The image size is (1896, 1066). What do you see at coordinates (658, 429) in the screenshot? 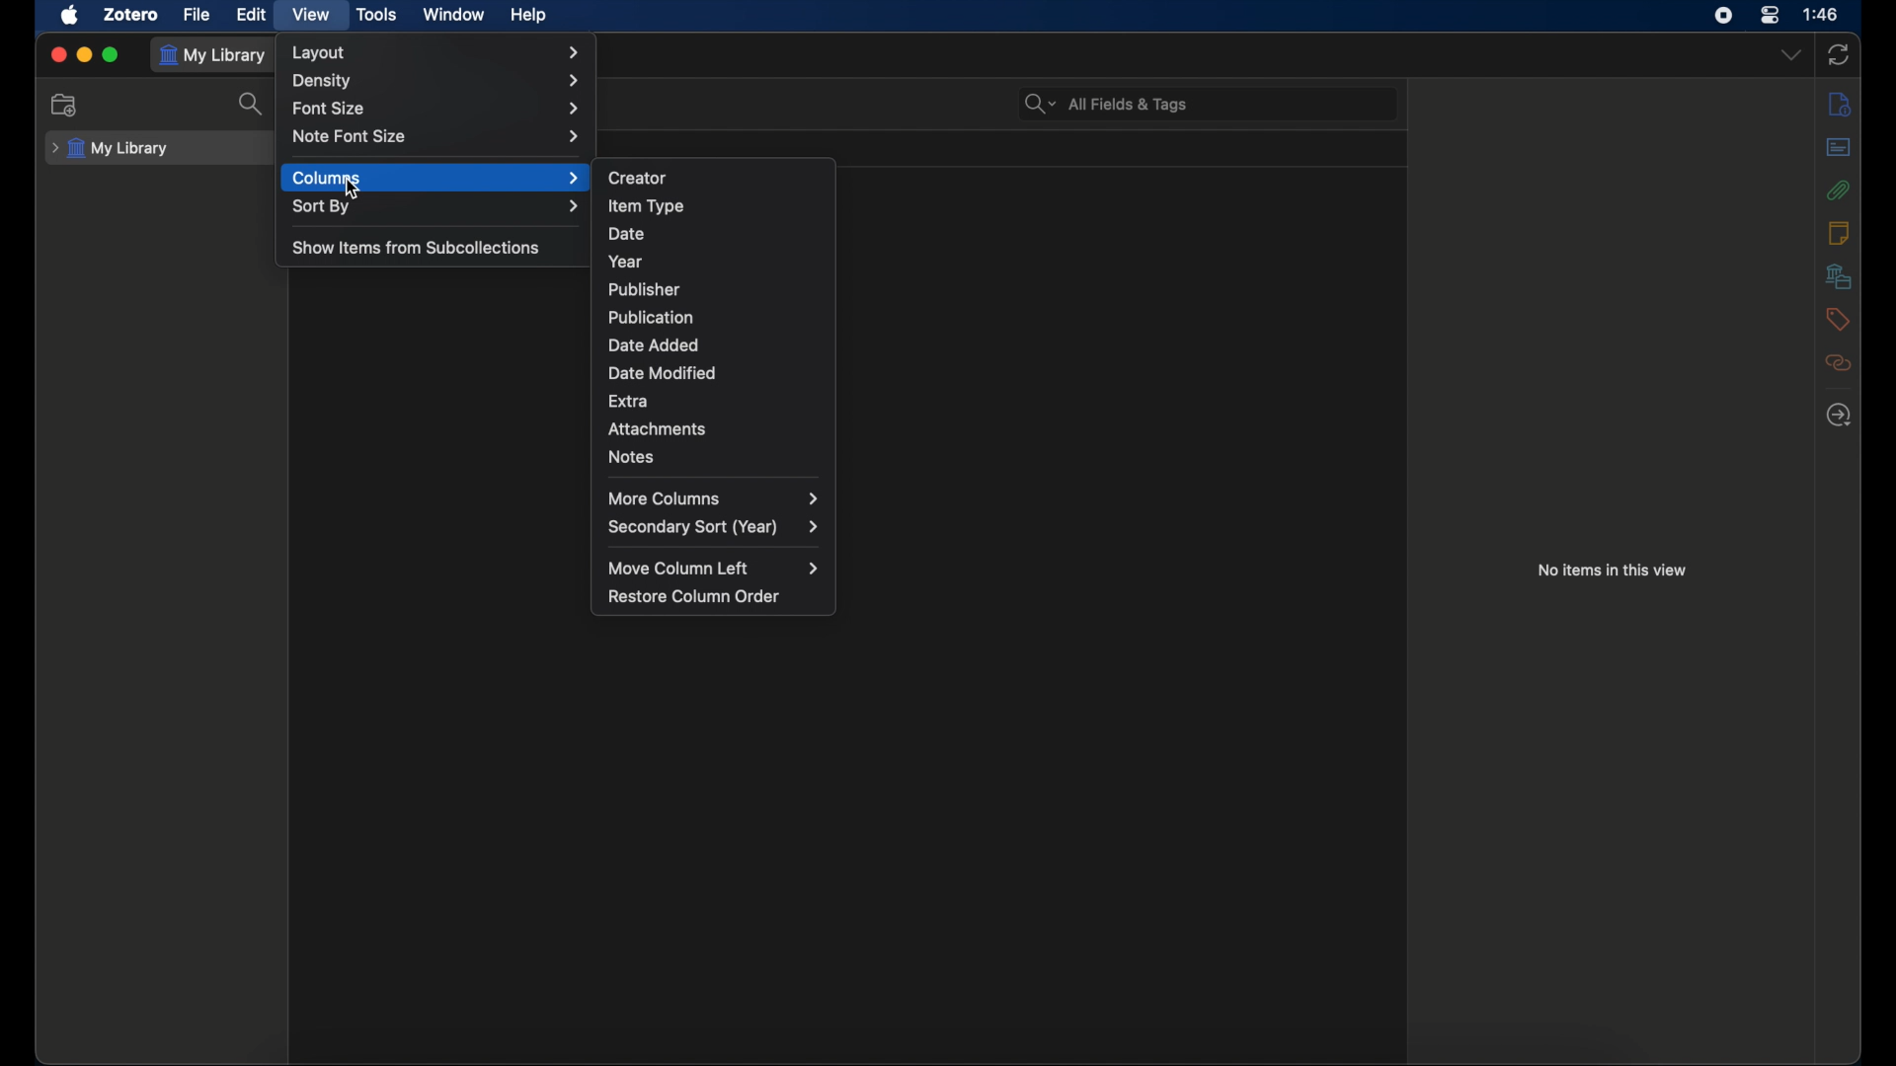
I see `attachments` at bounding box center [658, 429].